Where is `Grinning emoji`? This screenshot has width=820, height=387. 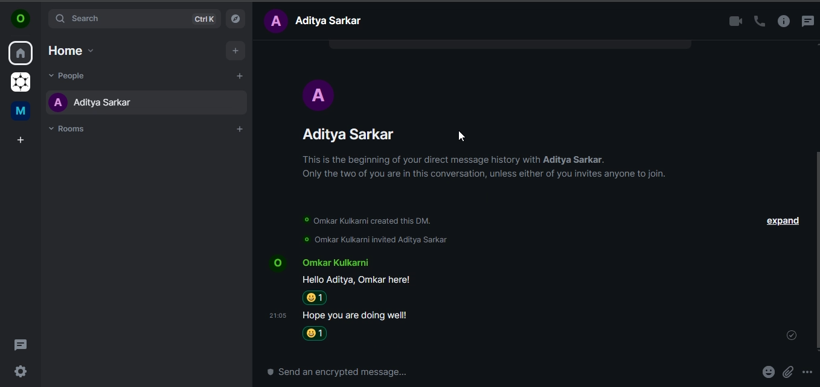
Grinning emoji is located at coordinates (316, 334).